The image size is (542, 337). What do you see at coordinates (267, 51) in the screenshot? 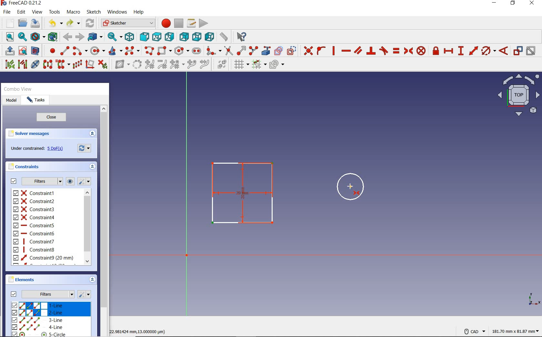
I see `create external geometry` at bounding box center [267, 51].